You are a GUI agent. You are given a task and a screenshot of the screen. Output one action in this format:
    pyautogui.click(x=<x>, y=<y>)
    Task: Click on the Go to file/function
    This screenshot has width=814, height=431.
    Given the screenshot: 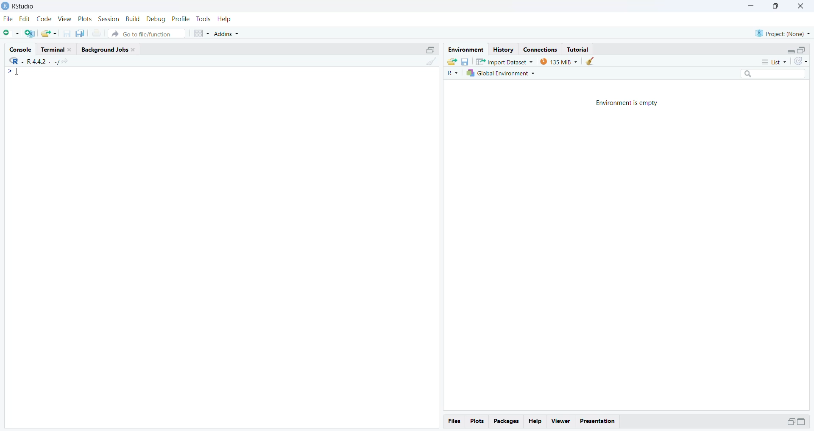 What is the action you would take?
    pyautogui.click(x=148, y=33)
    